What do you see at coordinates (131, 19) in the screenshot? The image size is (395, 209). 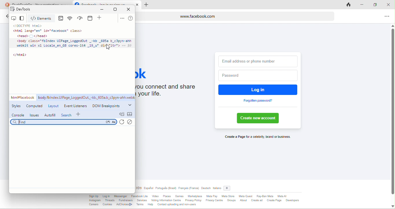 I see `help` at bounding box center [131, 19].